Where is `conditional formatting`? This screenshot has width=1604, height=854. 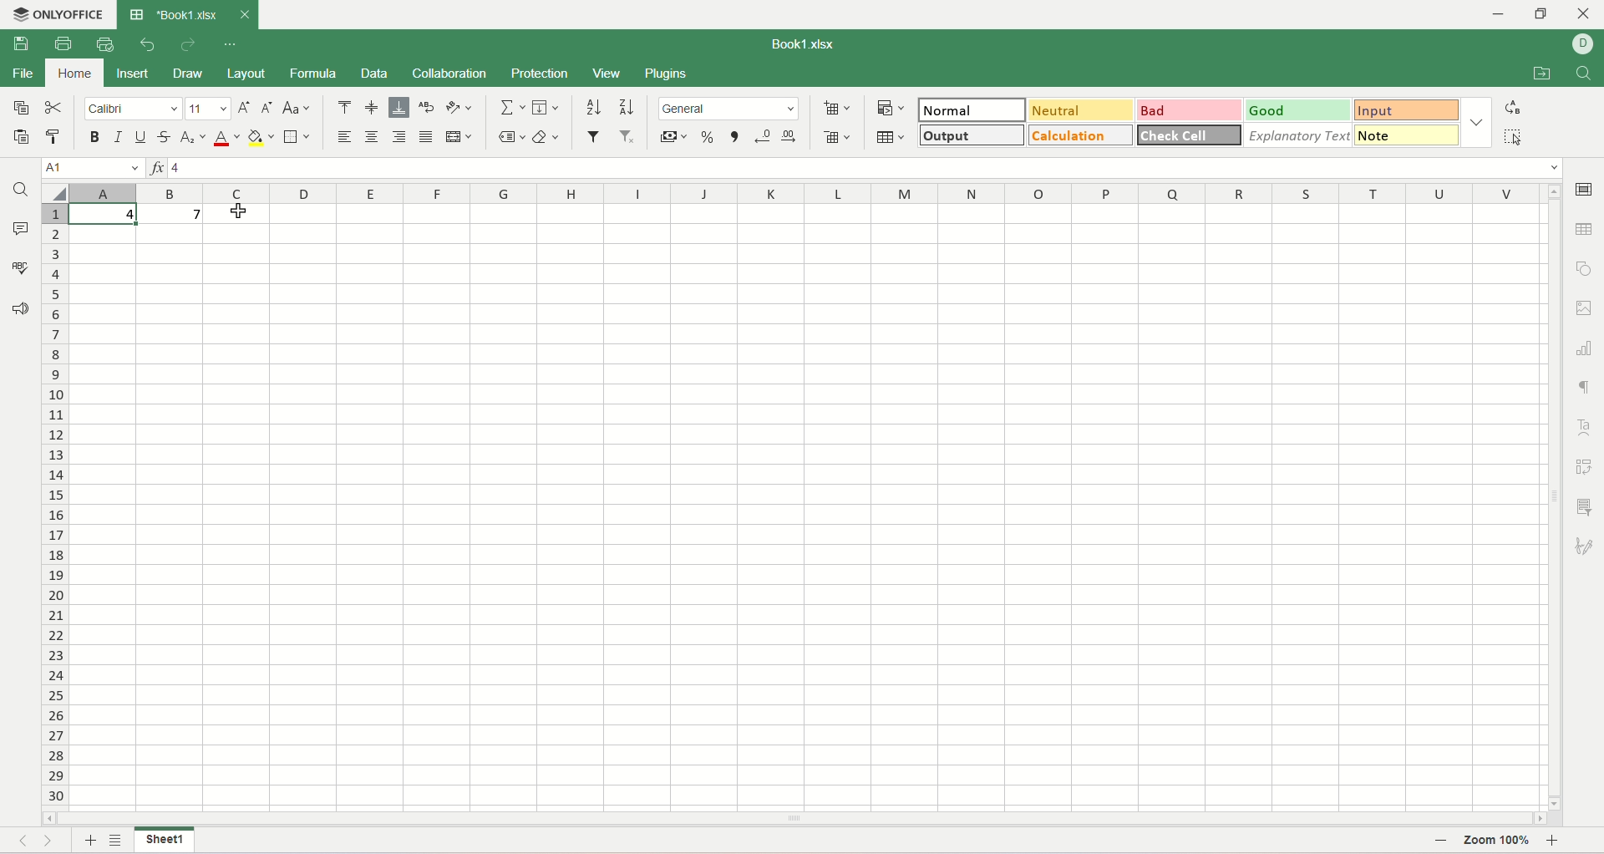
conditional formatting is located at coordinates (893, 105).